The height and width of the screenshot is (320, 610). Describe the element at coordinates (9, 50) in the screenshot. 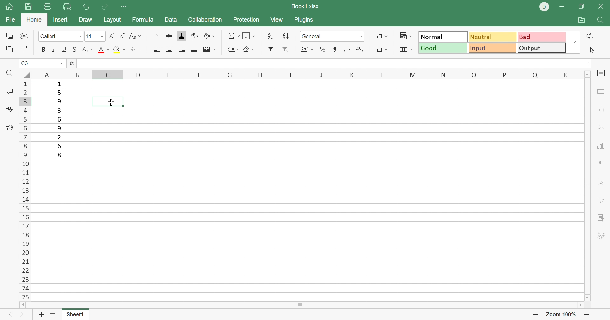

I see `Paste` at that location.